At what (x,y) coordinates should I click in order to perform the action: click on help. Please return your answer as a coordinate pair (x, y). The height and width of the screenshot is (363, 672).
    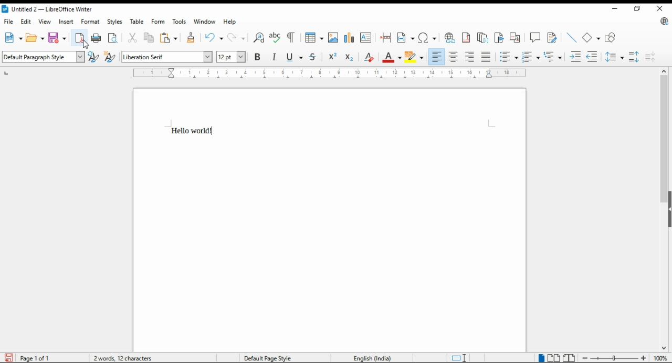
    Looking at the image, I should click on (230, 23).